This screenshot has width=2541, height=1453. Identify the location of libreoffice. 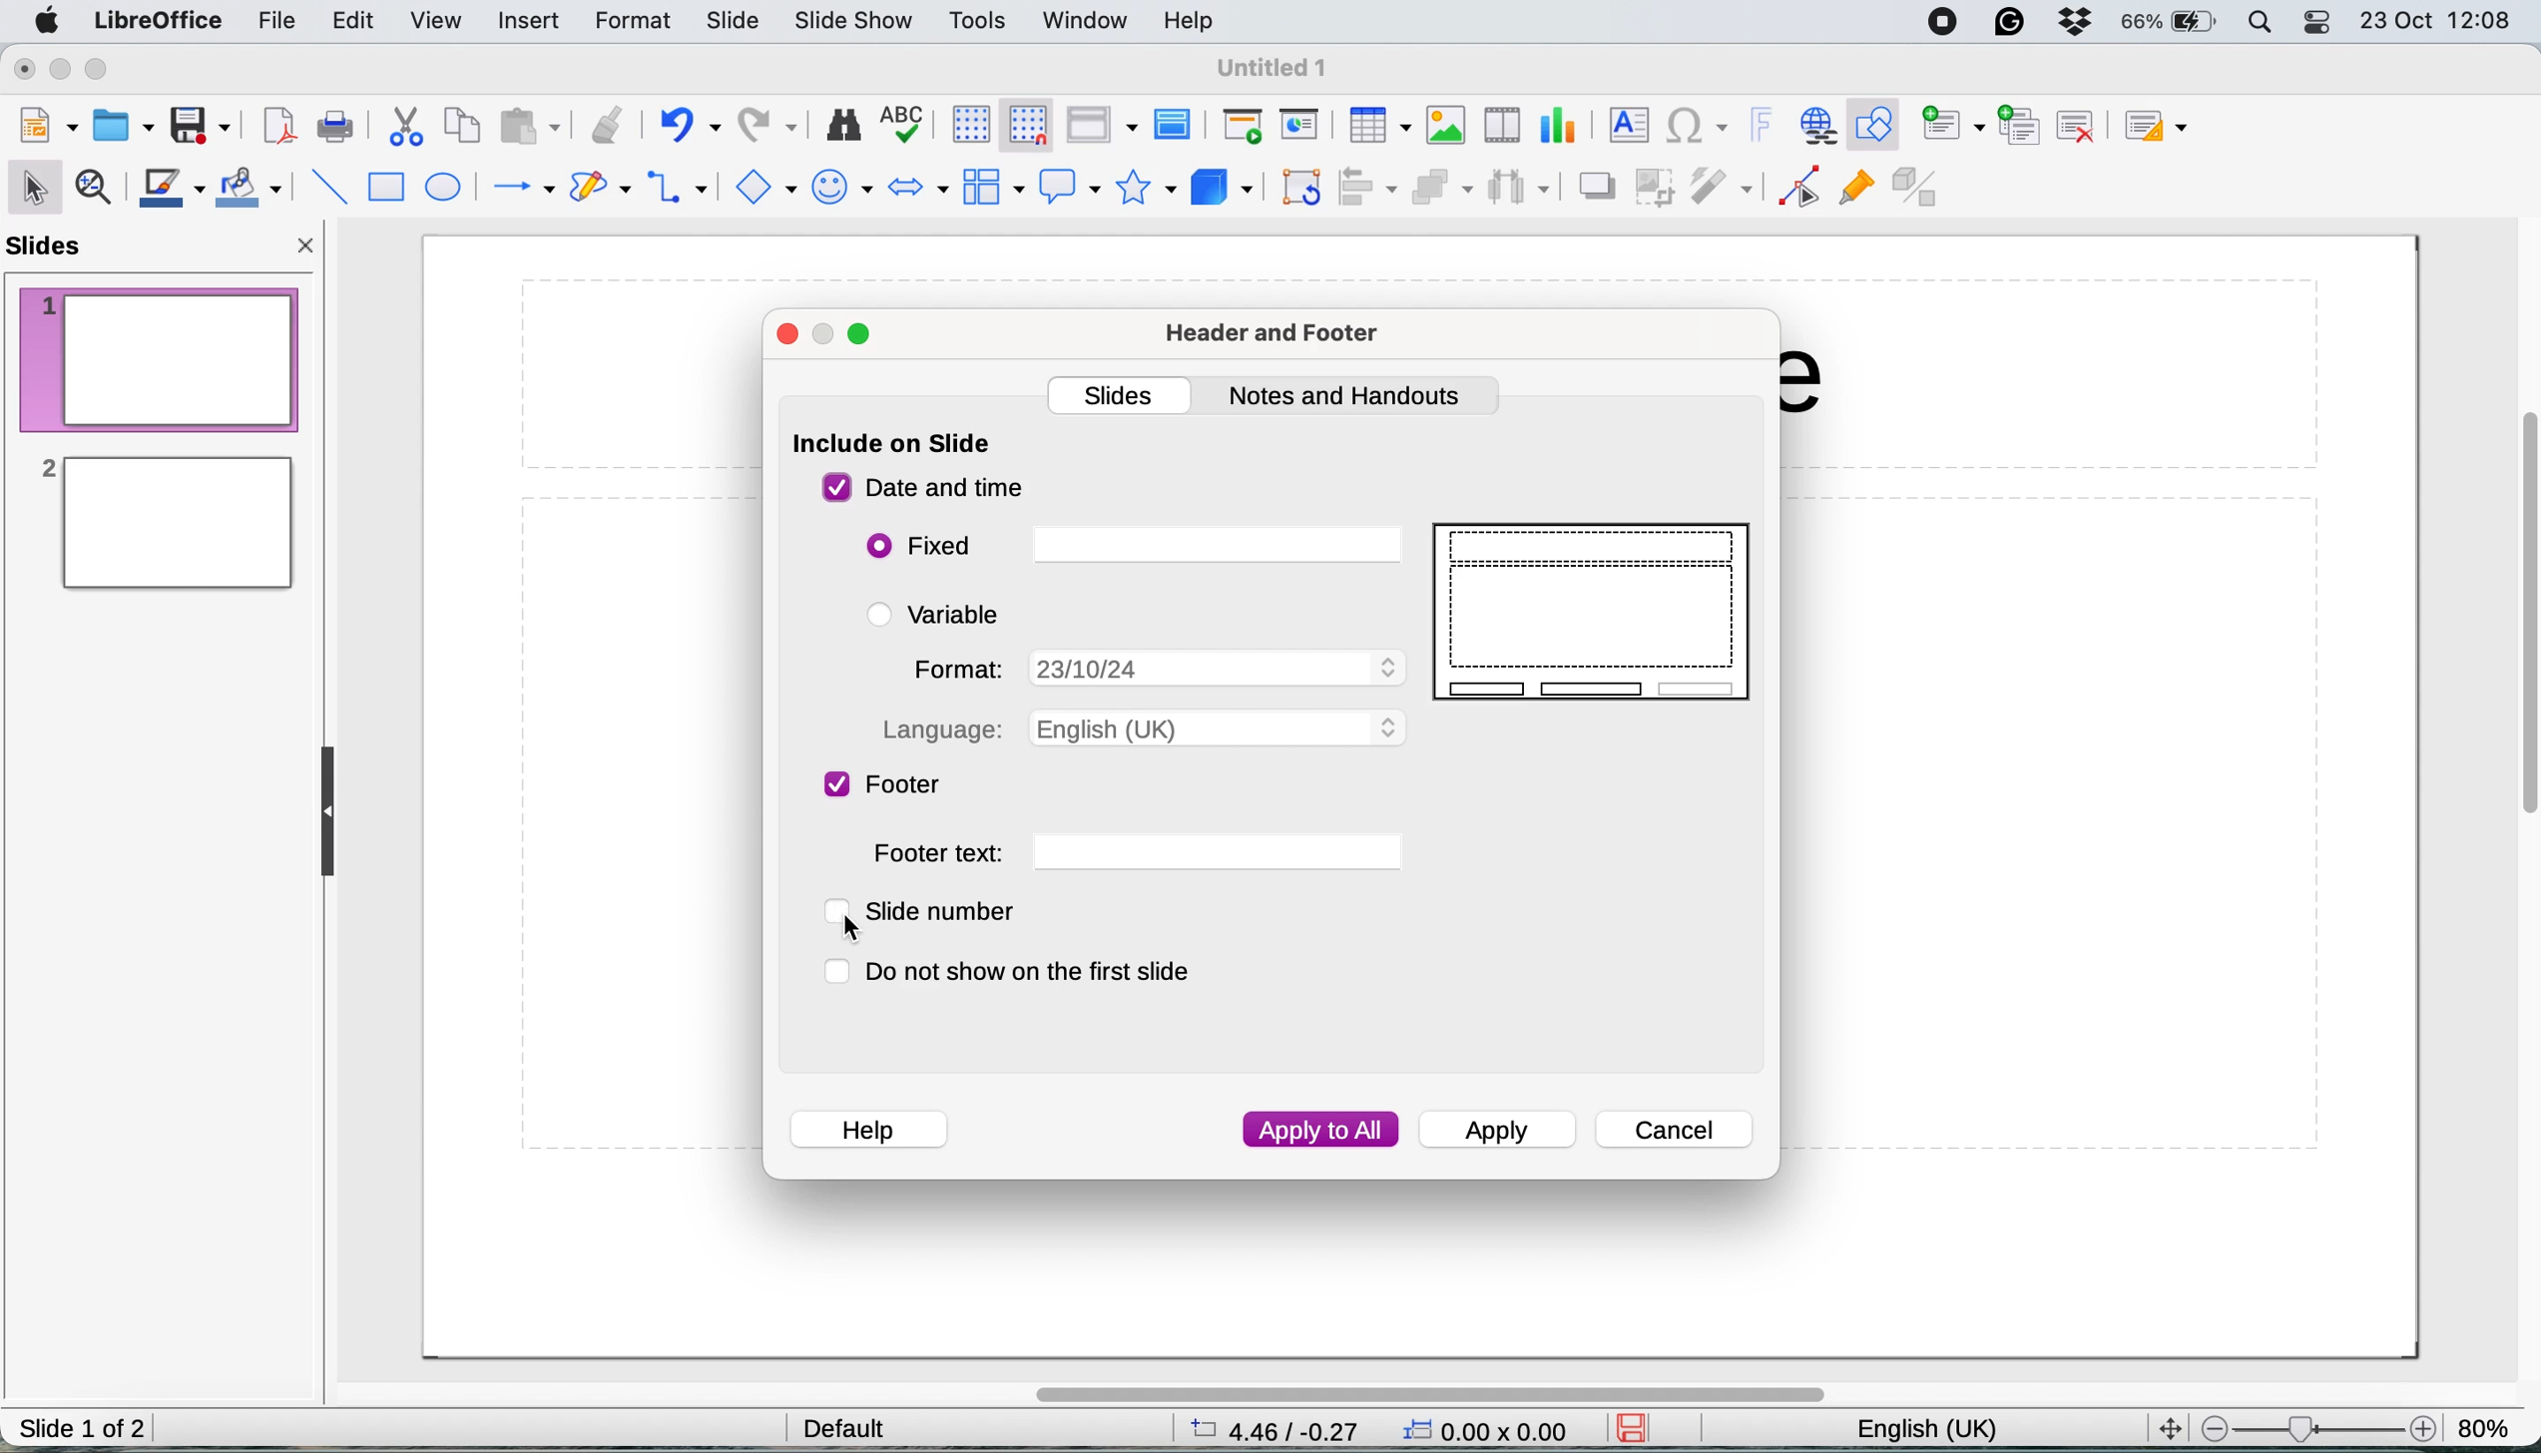
(160, 22).